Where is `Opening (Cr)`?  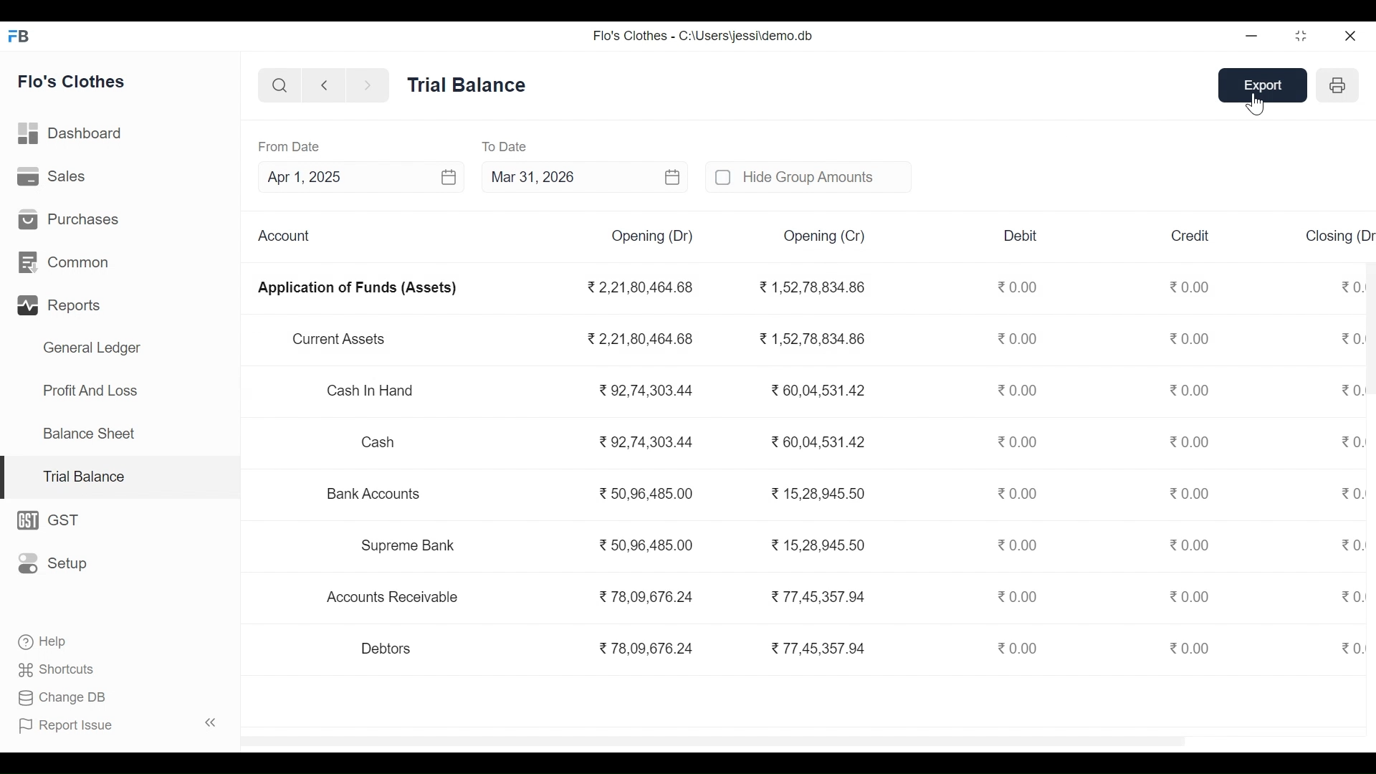 Opening (Cr) is located at coordinates (826, 236).